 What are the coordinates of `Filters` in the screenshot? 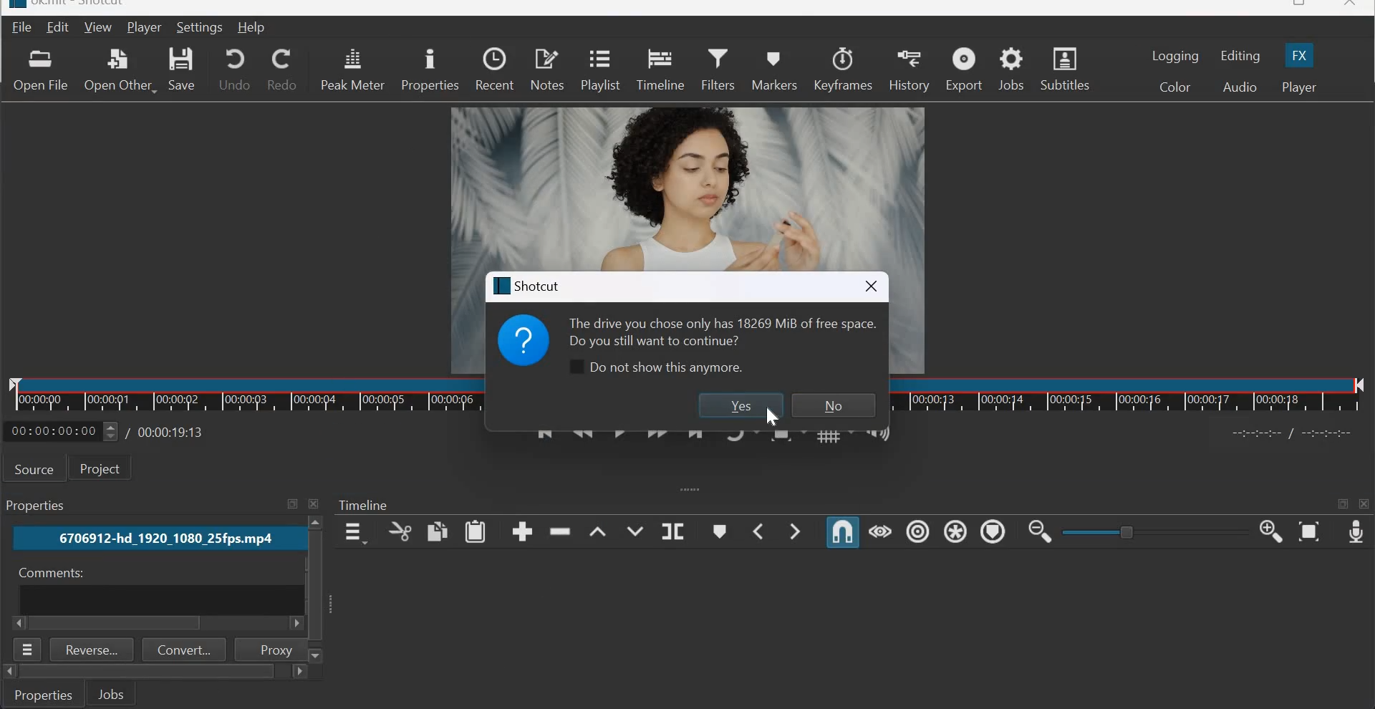 It's located at (718, 69).